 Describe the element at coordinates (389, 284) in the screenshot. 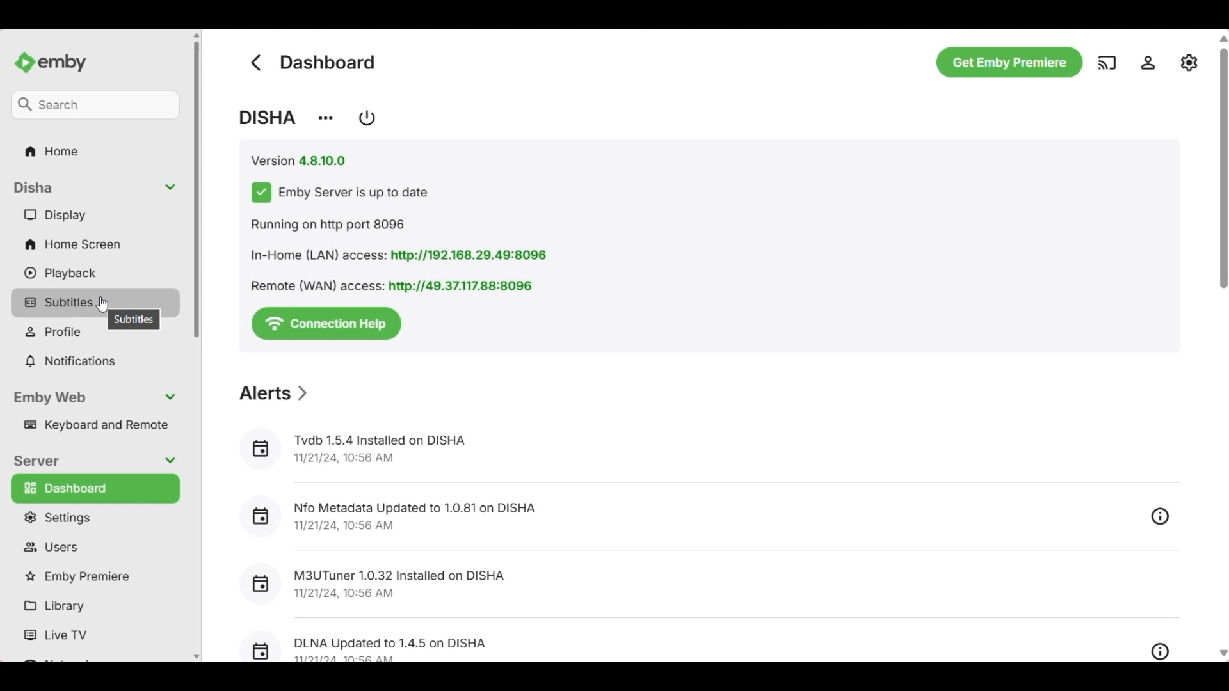

I see `` at that location.